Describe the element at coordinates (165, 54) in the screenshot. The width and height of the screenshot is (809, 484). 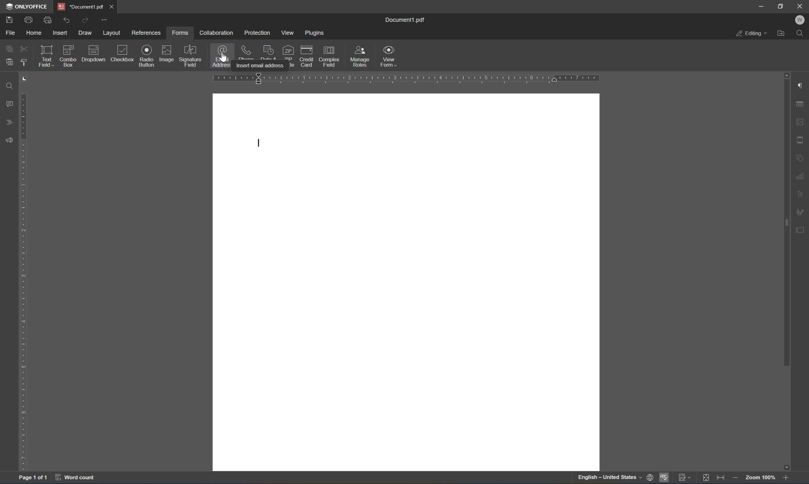
I see `image` at that location.